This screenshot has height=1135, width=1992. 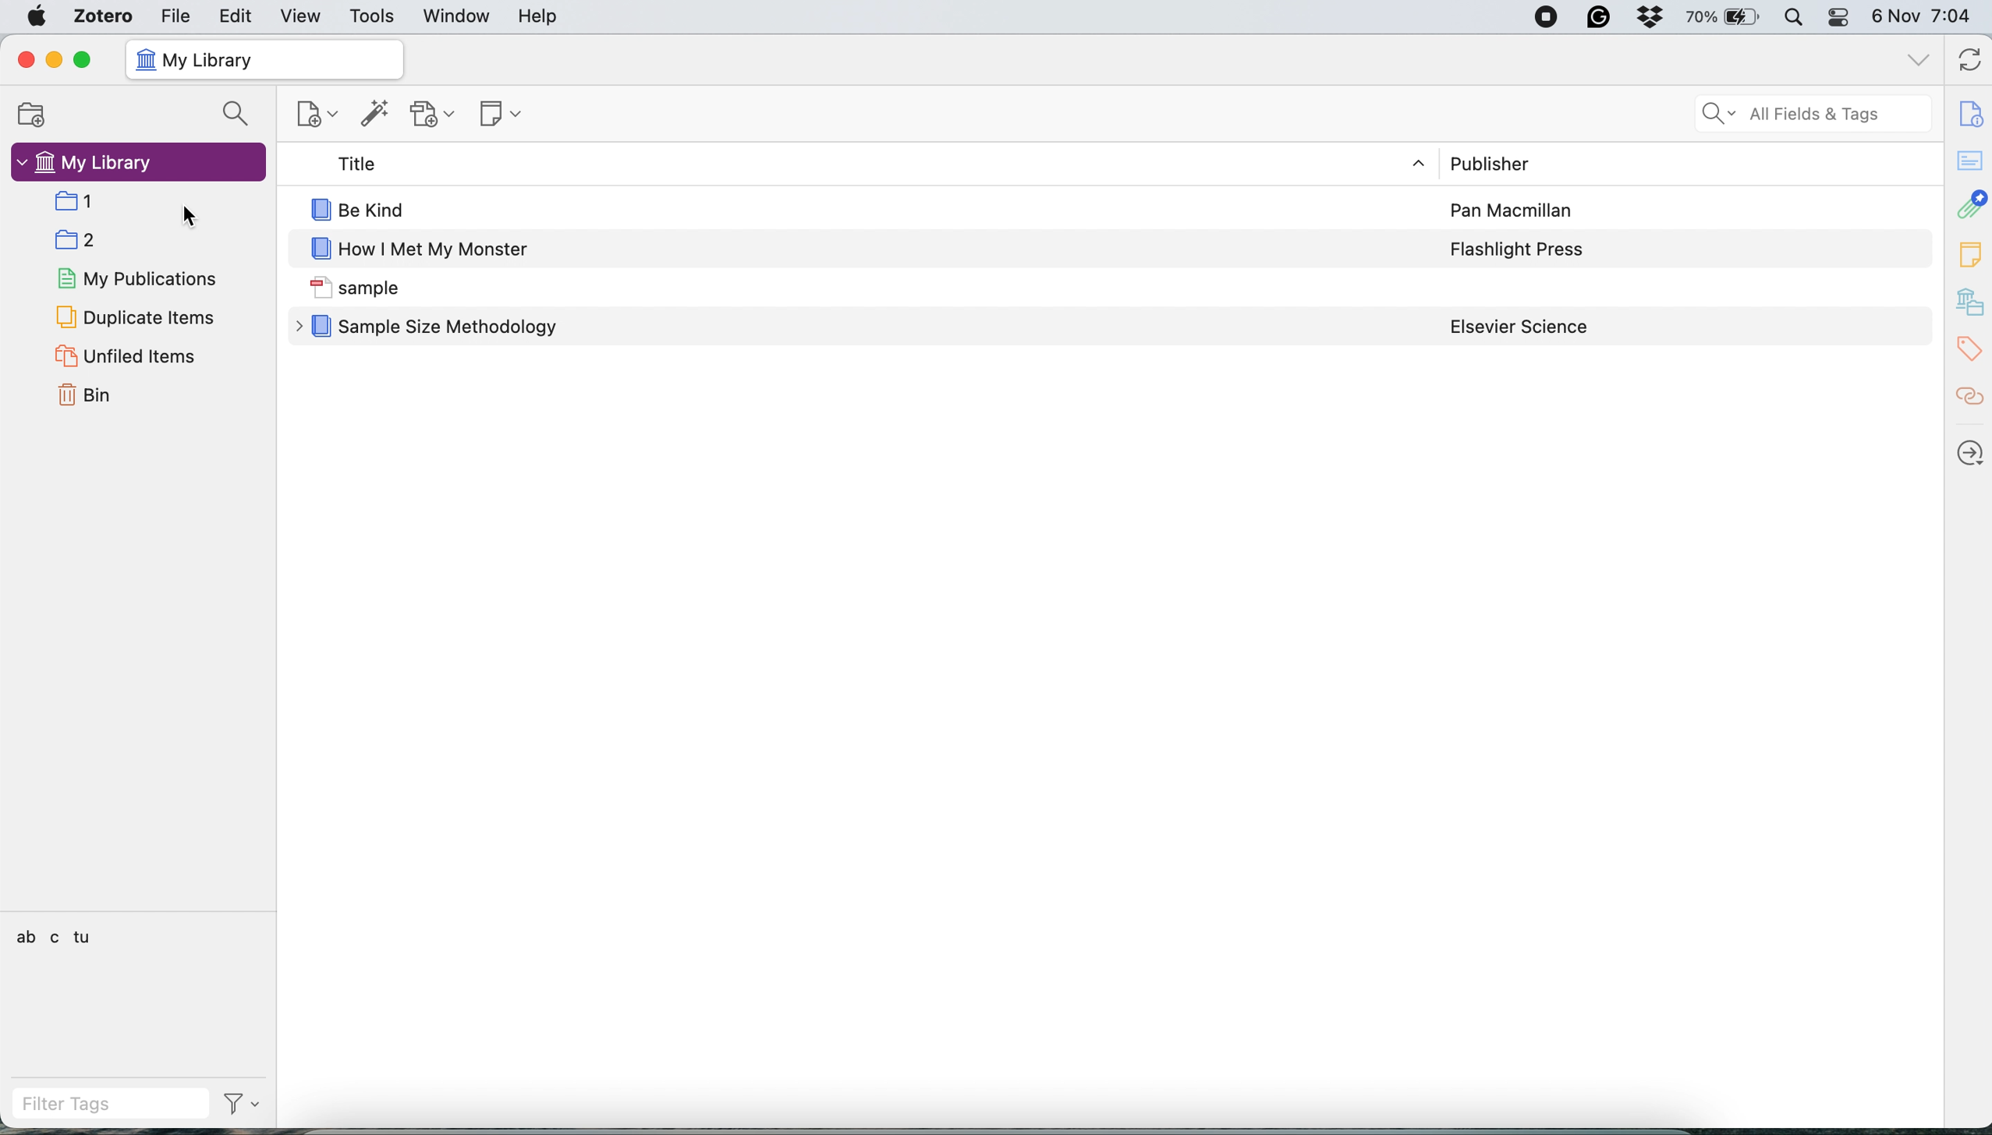 What do you see at coordinates (350, 164) in the screenshot?
I see `title` at bounding box center [350, 164].